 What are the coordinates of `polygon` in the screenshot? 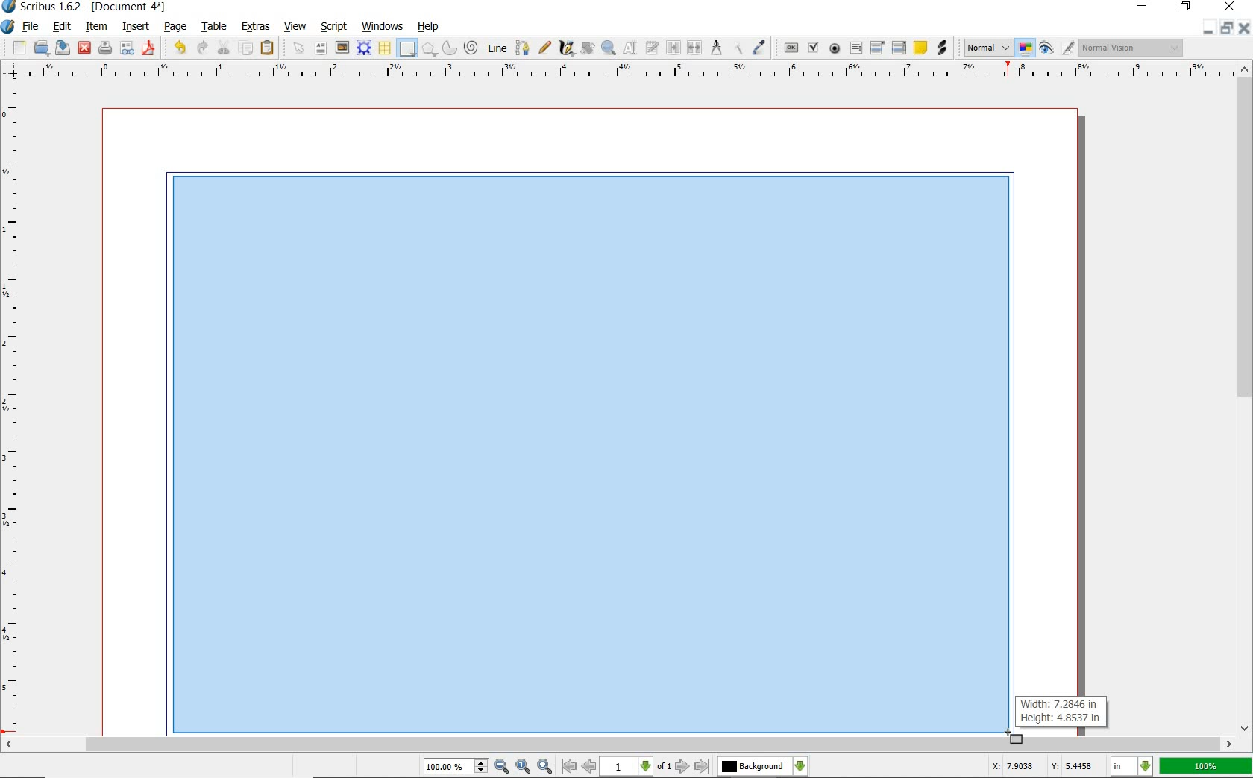 It's located at (430, 50).